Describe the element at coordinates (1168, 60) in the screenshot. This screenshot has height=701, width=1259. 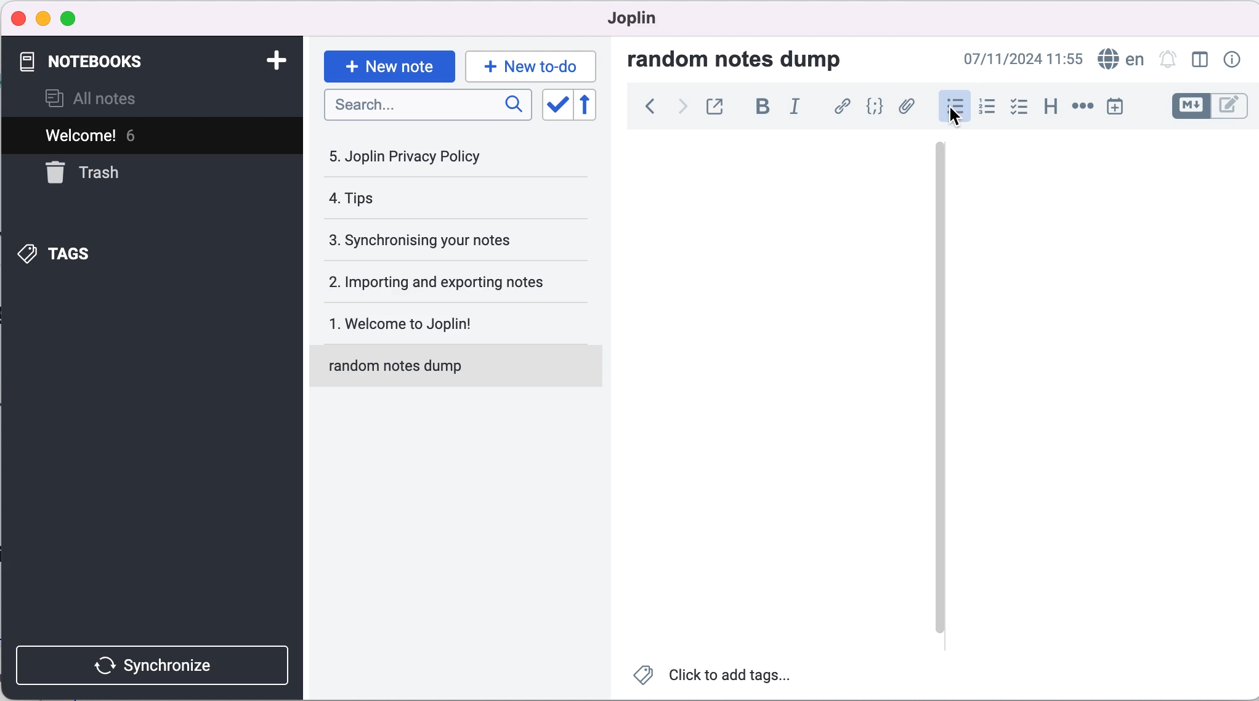
I see `set alarm` at that location.